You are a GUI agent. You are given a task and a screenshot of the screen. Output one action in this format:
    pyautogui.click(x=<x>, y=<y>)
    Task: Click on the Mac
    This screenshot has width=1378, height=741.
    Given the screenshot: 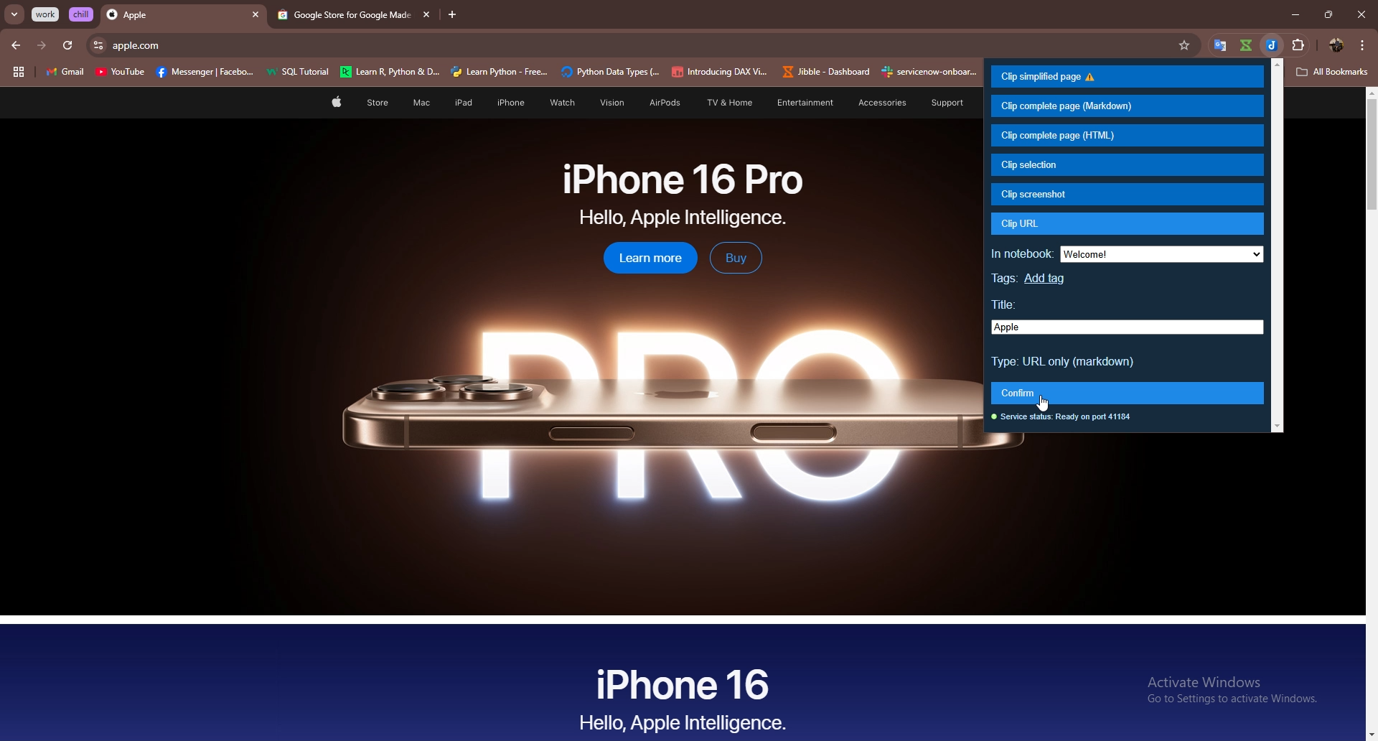 What is the action you would take?
    pyautogui.click(x=421, y=103)
    